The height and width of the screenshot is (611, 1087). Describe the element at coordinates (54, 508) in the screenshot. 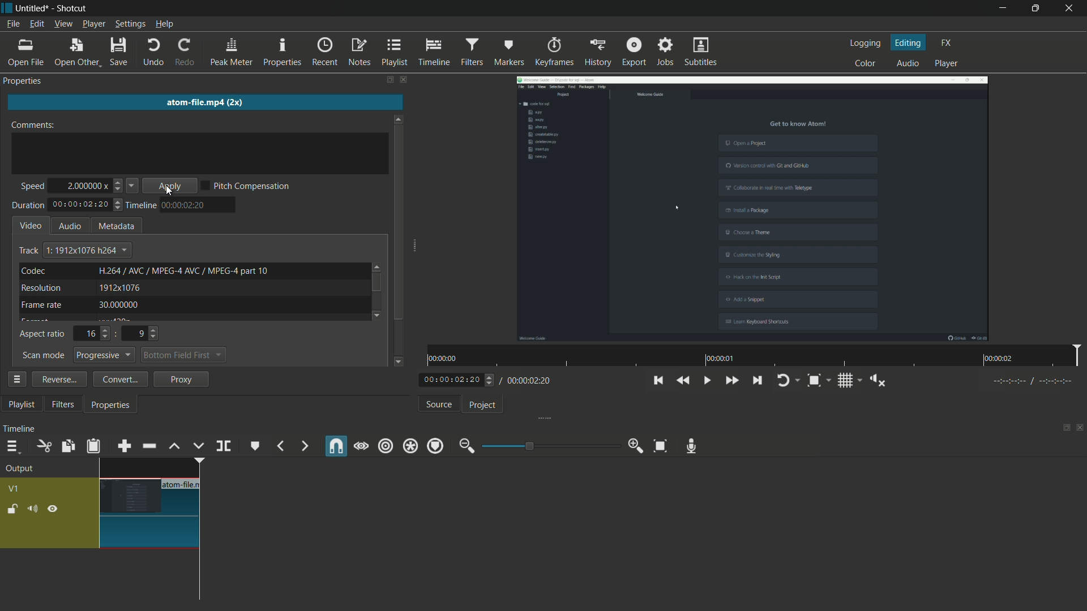

I see `hide` at that location.